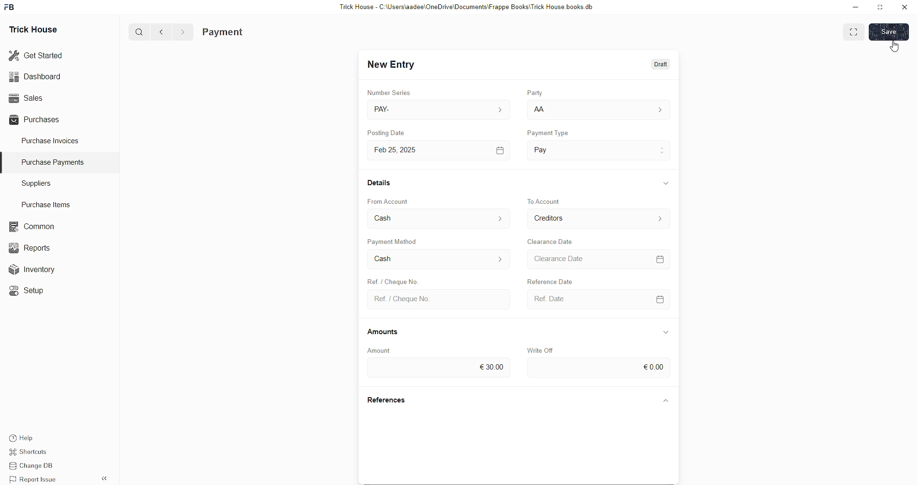  I want to click on minimise window, so click(879, 8).